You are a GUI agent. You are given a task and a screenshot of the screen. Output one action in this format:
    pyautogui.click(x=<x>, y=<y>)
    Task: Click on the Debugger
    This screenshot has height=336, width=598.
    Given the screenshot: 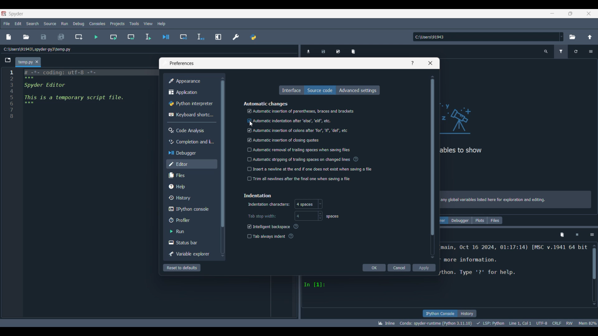 What is the action you would take?
    pyautogui.click(x=460, y=220)
    